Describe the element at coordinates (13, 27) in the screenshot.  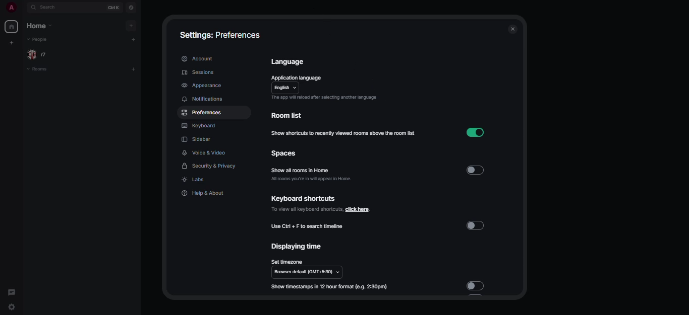
I see `home` at that location.